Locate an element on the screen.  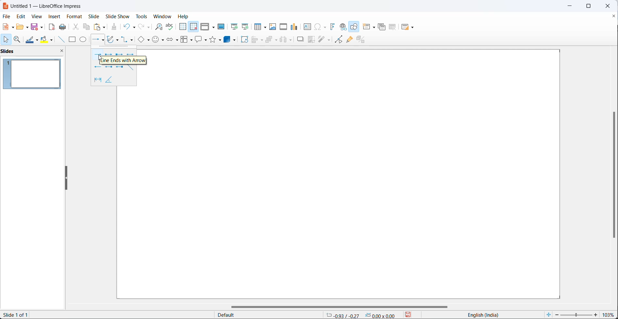
insert special characters is located at coordinates (320, 26).